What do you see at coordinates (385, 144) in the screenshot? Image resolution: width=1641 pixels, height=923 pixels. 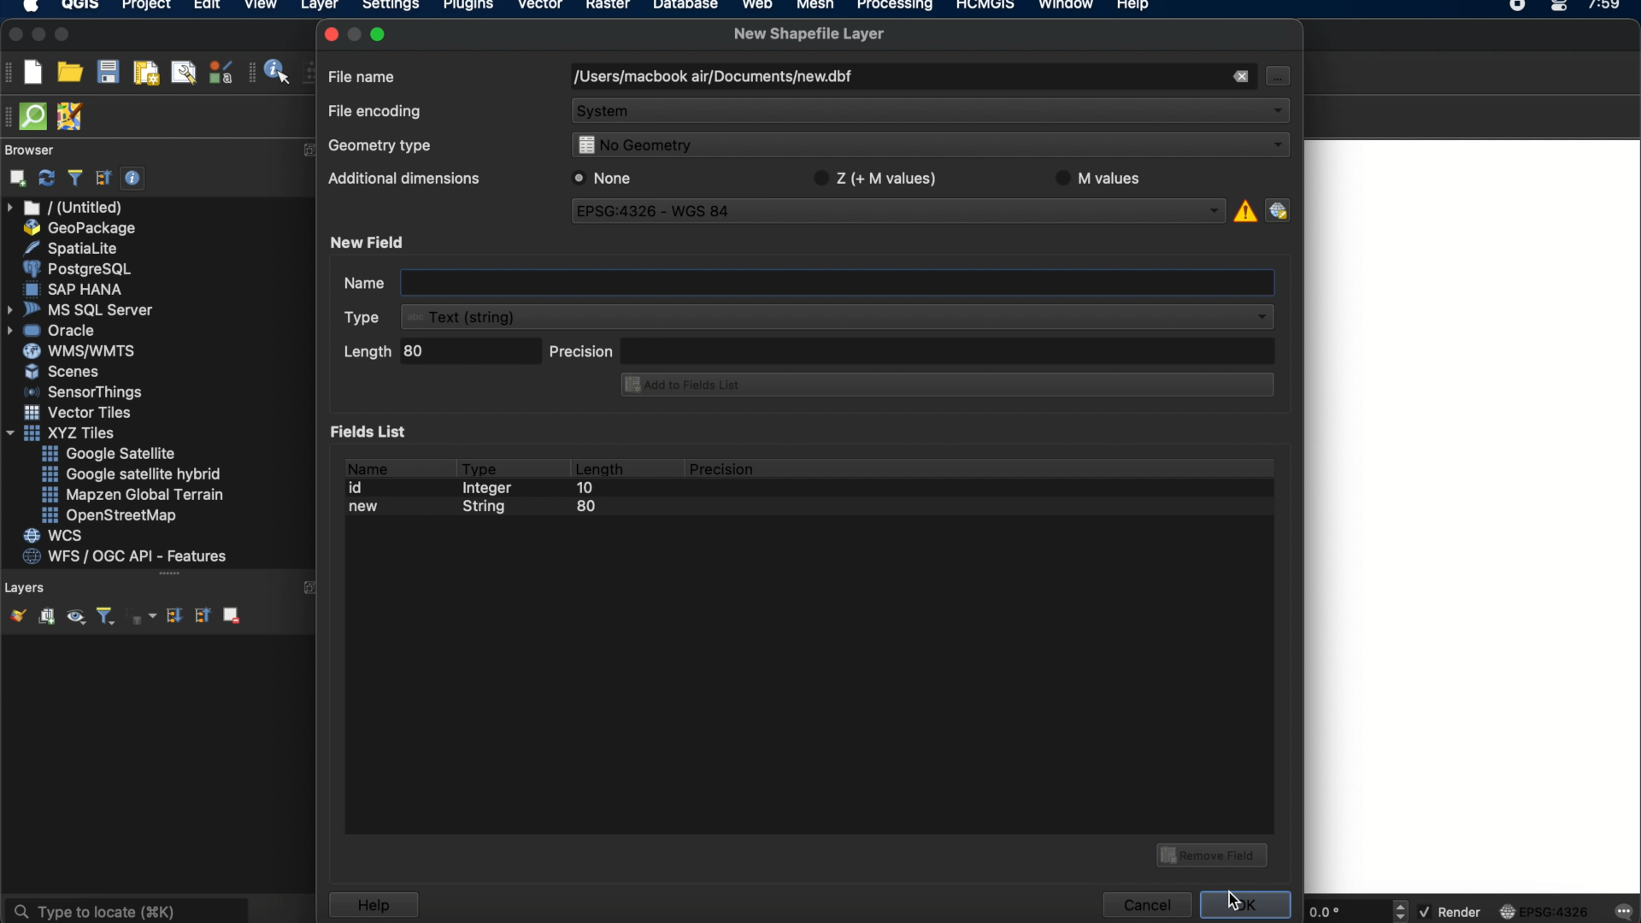 I see `Geometry type` at bounding box center [385, 144].